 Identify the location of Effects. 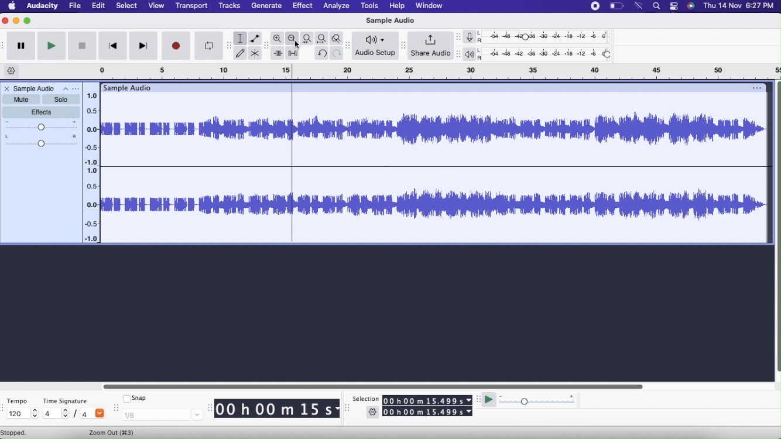
(42, 112).